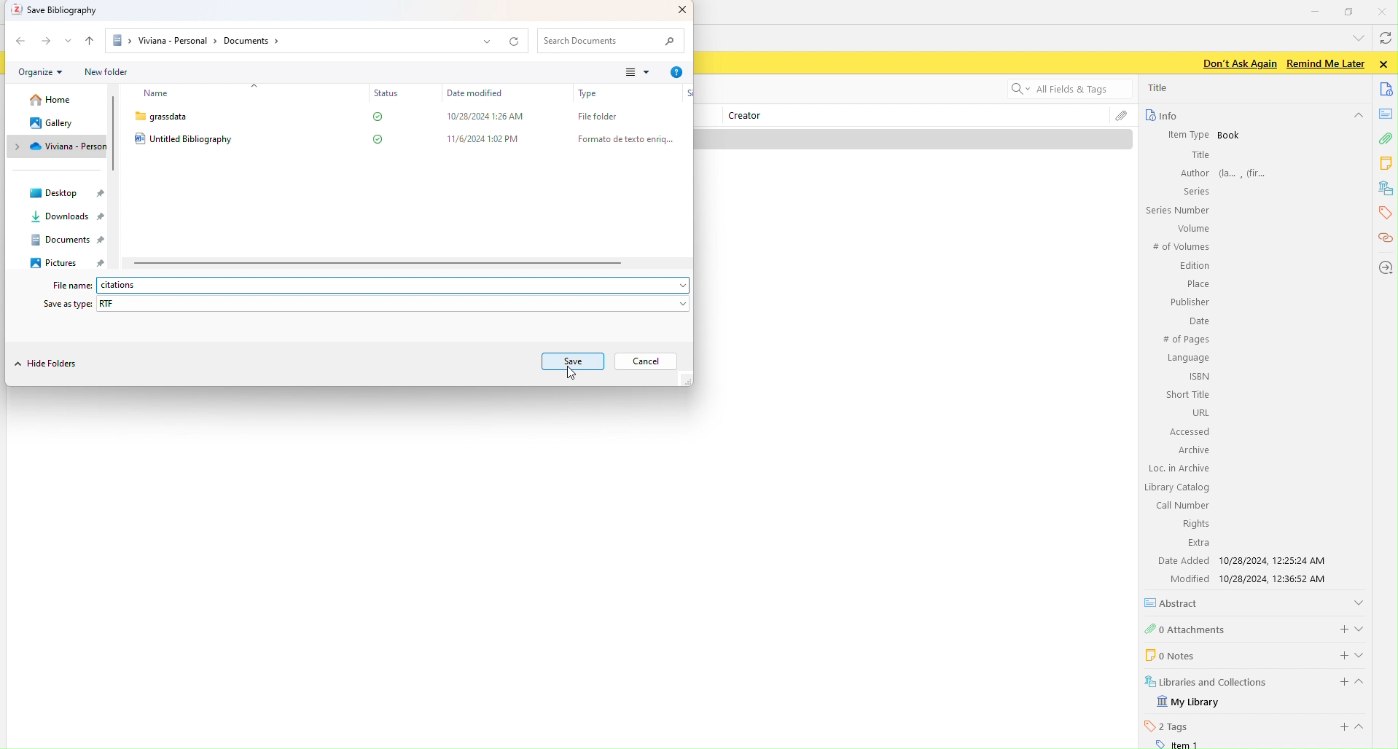 The width and height of the screenshot is (1398, 749). What do you see at coordinates (47, 42) in the screenshot?
I see `next` at bounding box center [47, 42].